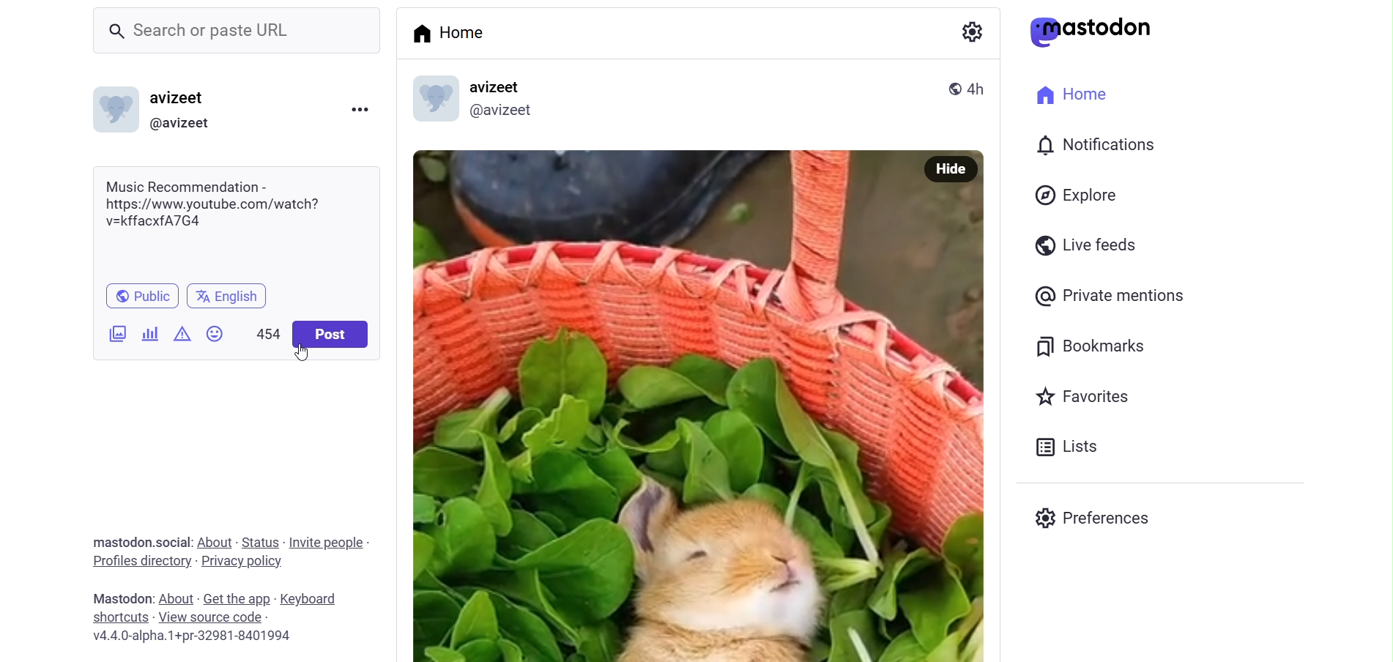  What do you see at coordinates (502, 86) in the screenshot?
I see `avizeet` at bounding box center [502, 86].